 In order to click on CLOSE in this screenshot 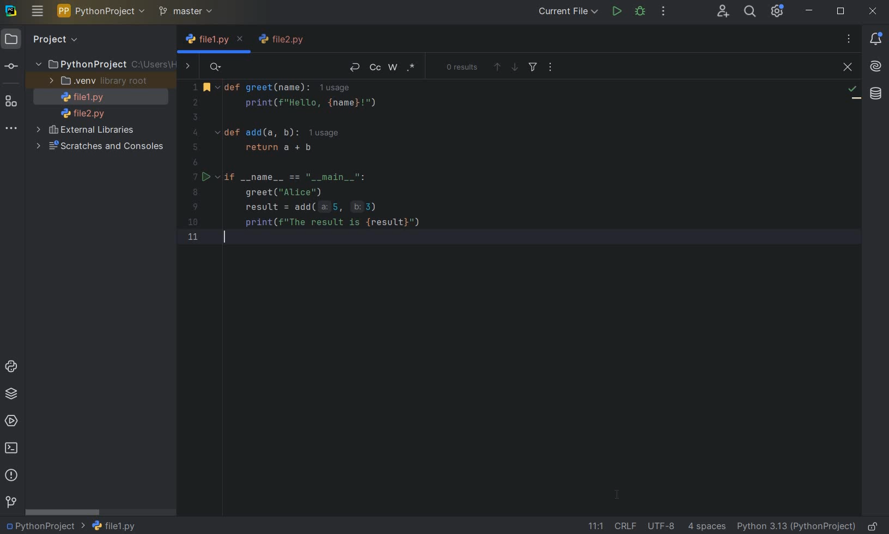, I will do `click(845, 67)`.